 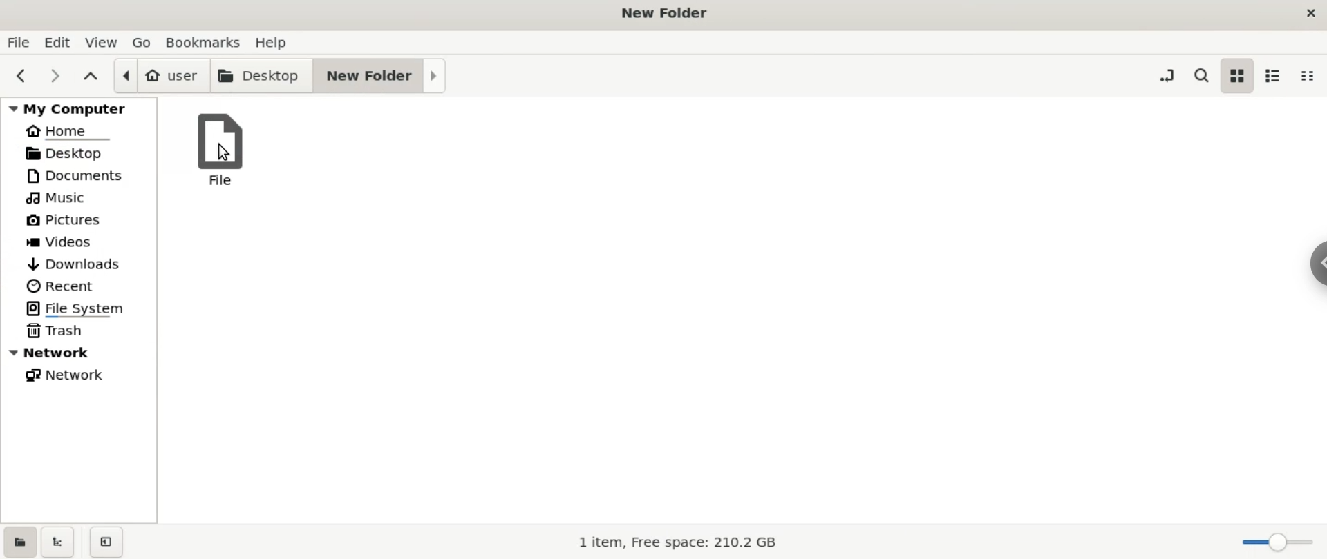 I want to click on cursor, so click(x=225, y=152).